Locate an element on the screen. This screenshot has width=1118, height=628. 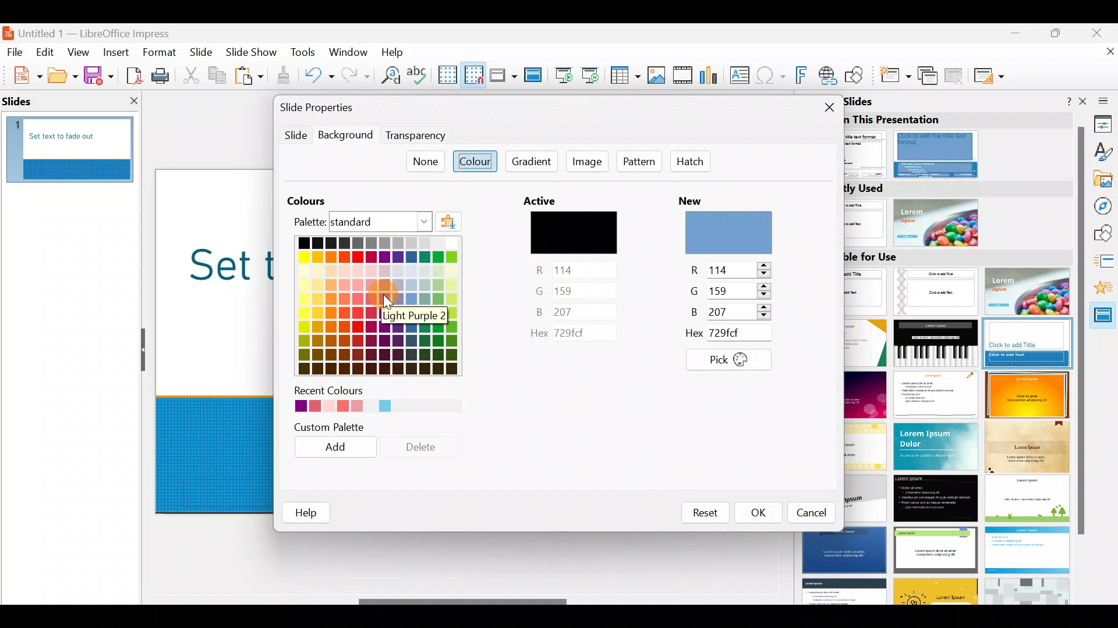
Clone formatting is located at coordinates (285, 76).